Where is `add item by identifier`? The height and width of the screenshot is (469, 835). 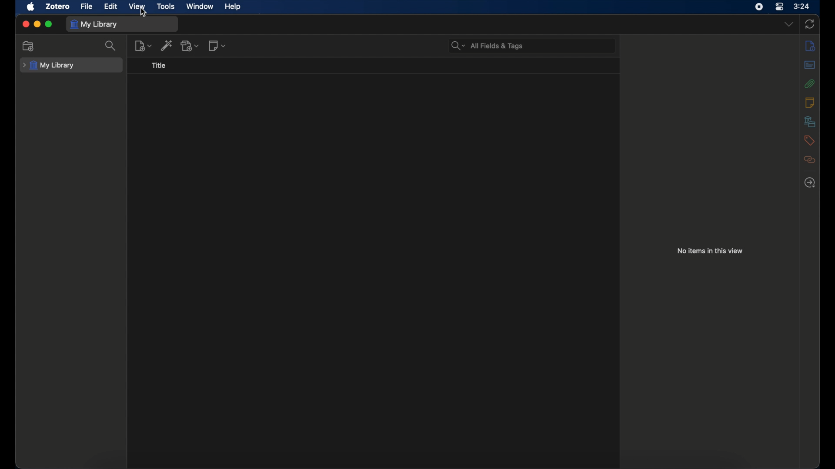
add item by identifier is located at coordinates (167, 45).